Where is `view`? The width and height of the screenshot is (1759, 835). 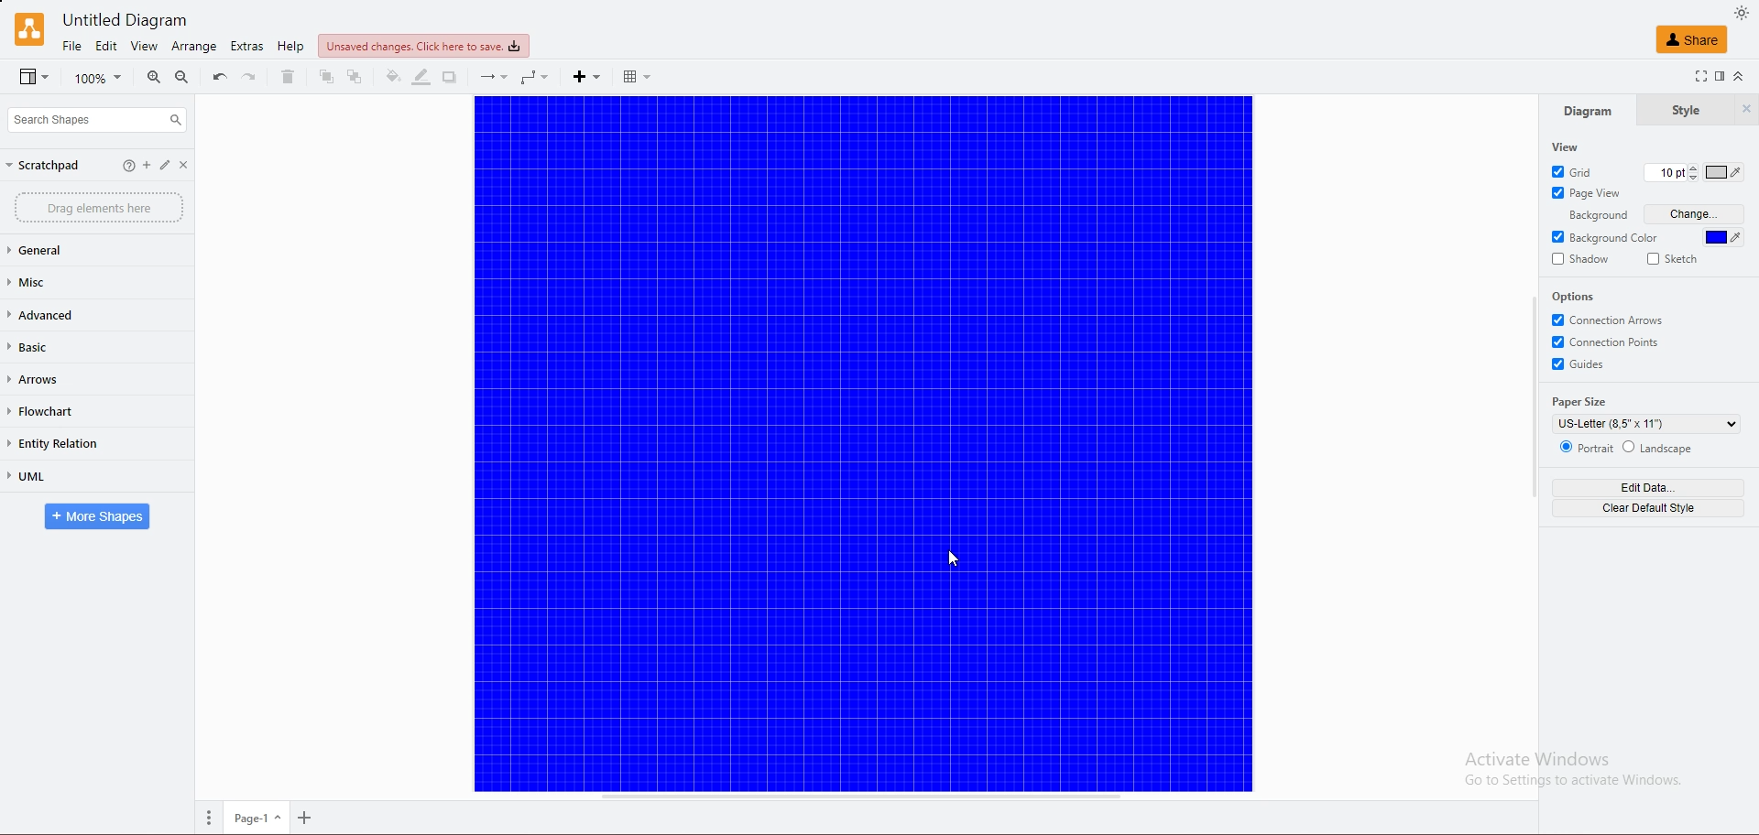 view is located at coordinates (143, 46).